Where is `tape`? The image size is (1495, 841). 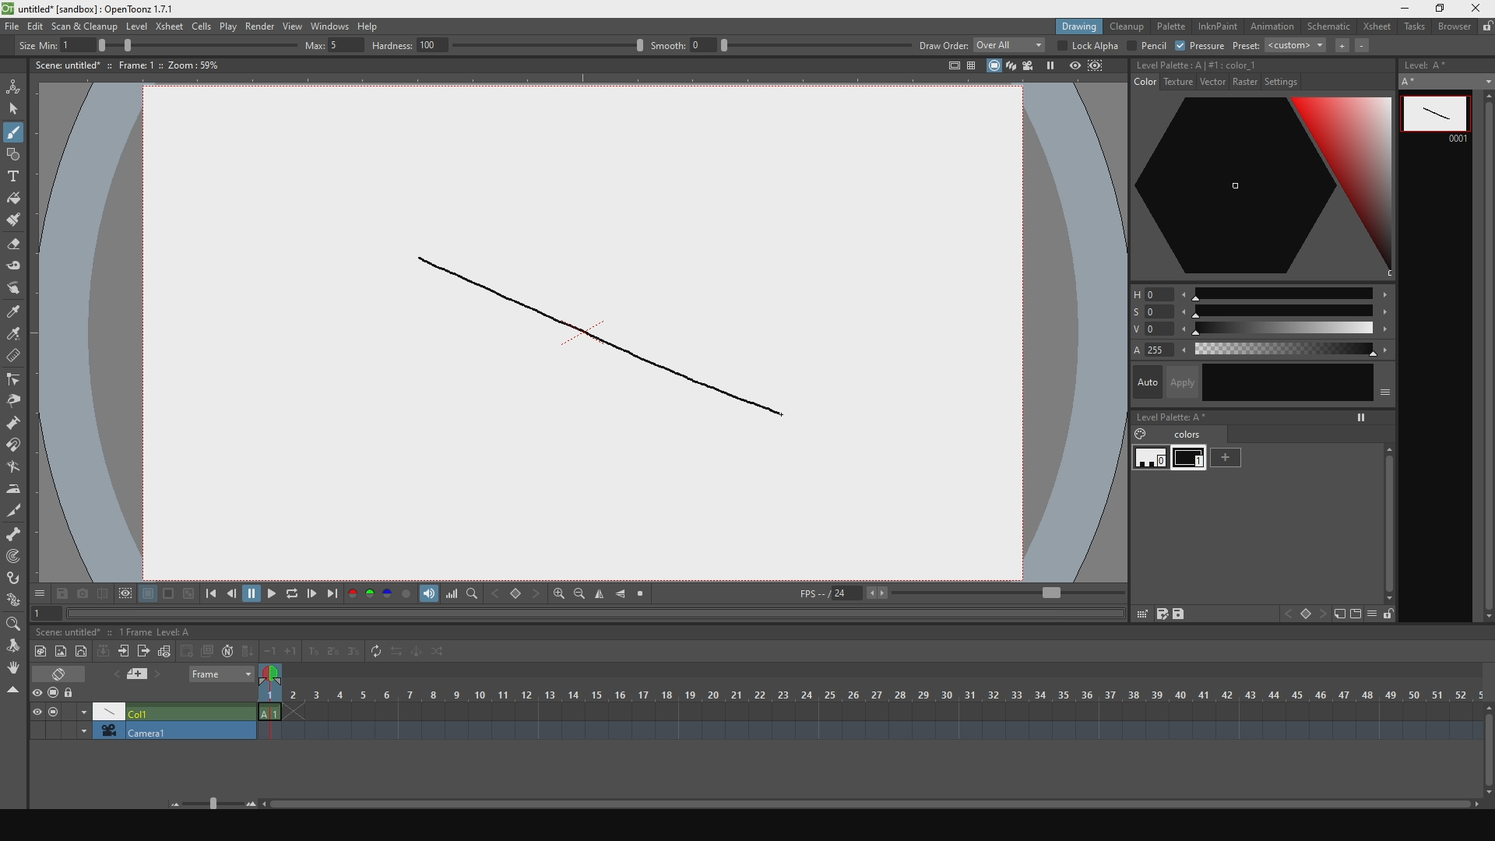 tape is located at coordinates (16, 269).